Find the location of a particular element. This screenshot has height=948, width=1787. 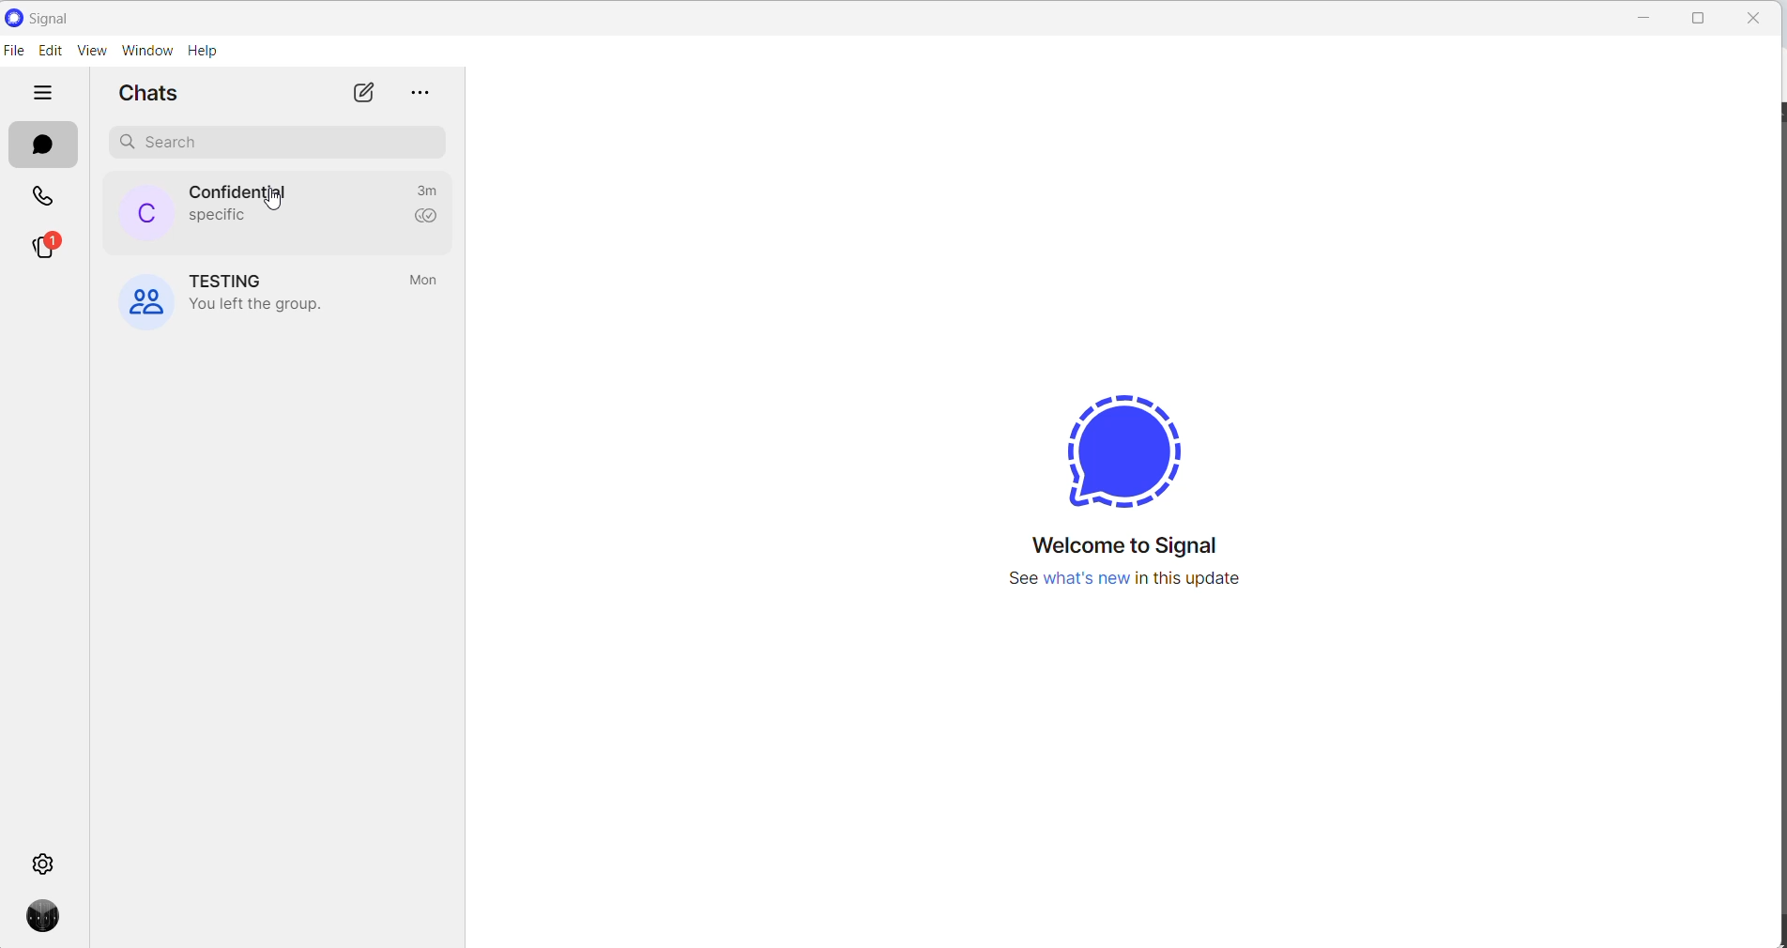

help is located at coordinates (204, 53).